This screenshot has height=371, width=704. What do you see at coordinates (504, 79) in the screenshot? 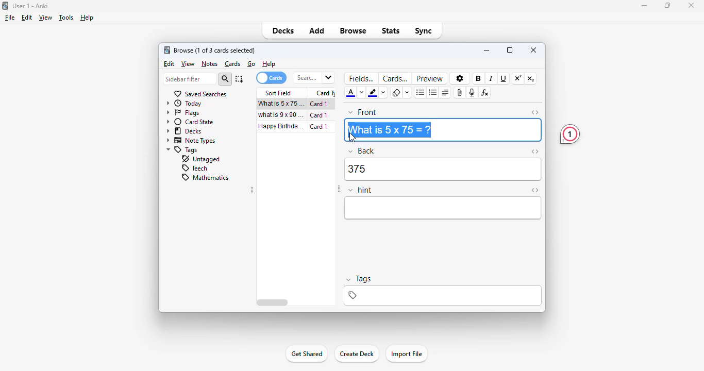
I see `underline` at bounding box center [504, 79].